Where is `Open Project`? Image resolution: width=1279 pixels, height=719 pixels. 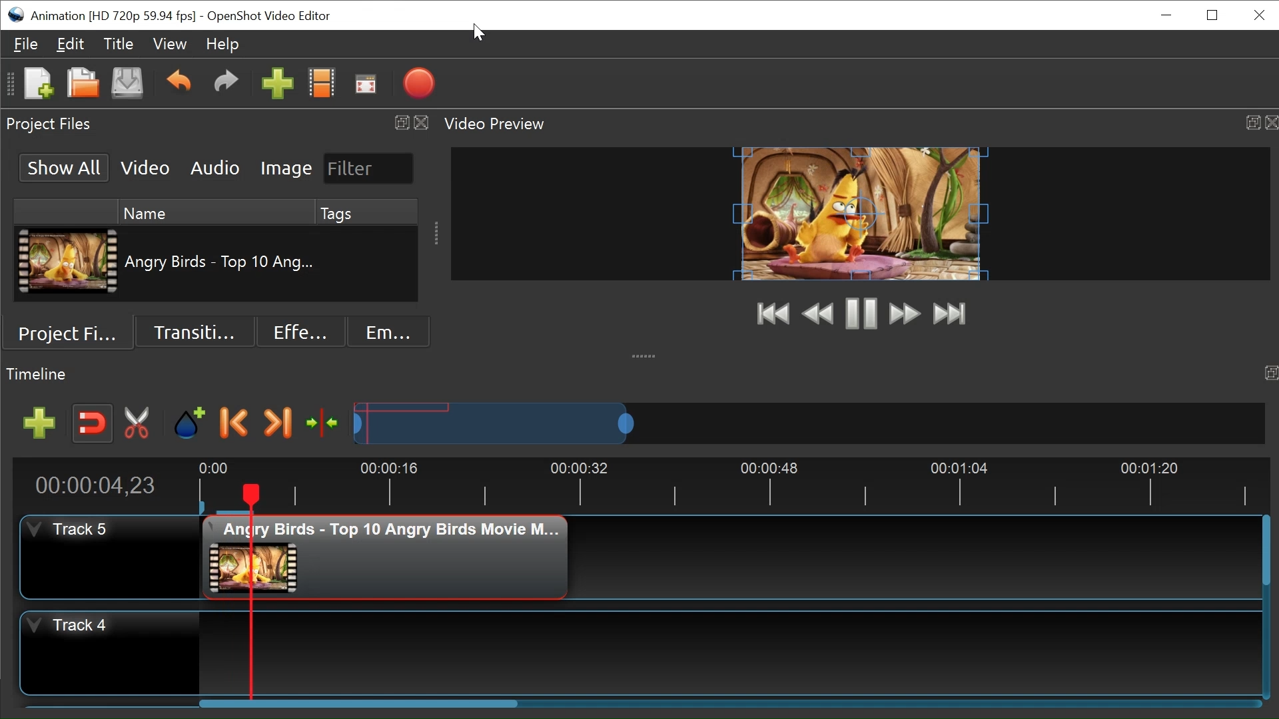
Open Project is located at coordinates (82, 83).